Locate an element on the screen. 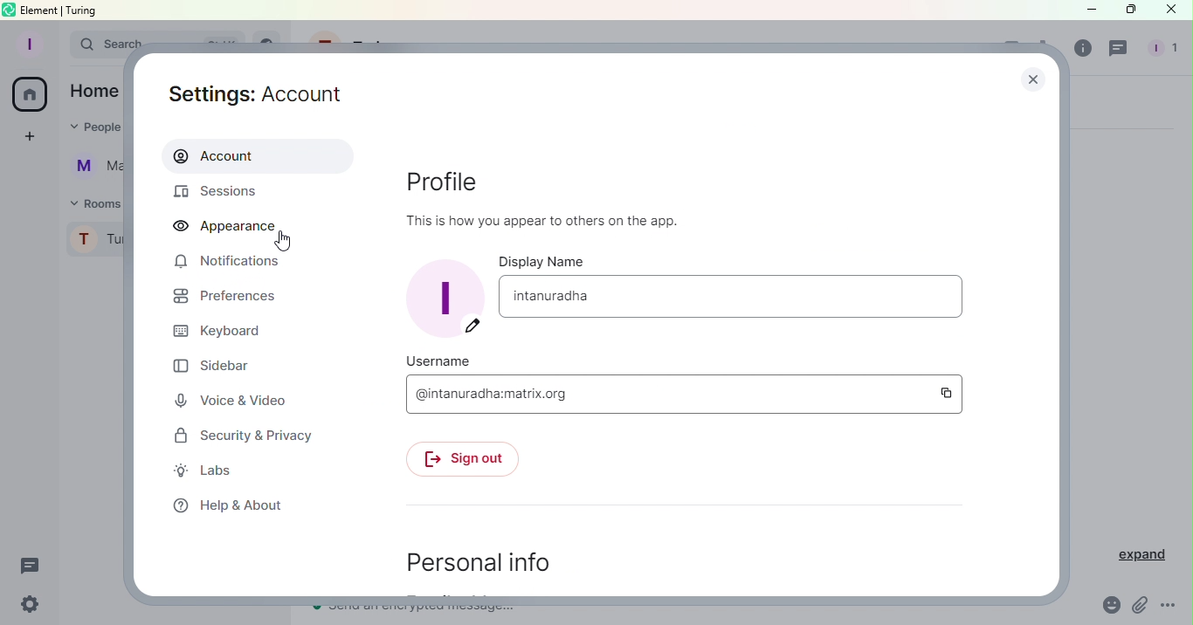 The image size is (1193, 625). element is located at coordinates (40, 10).